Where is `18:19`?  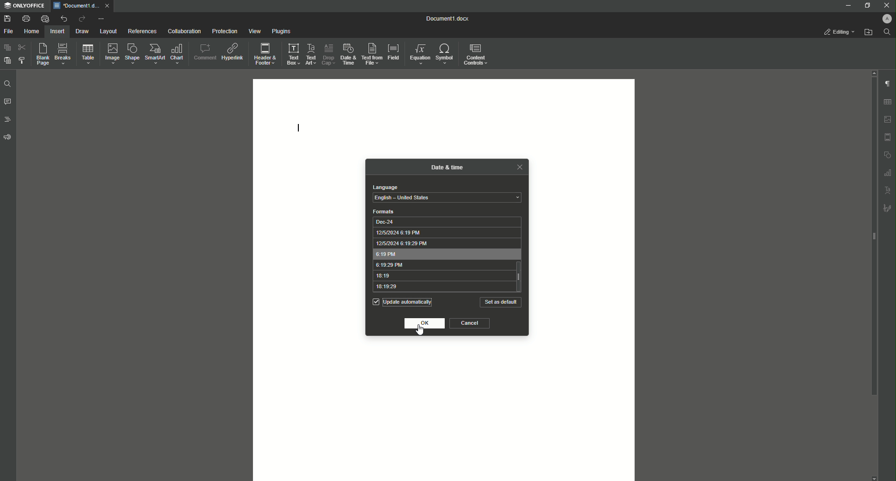
18:19 is located at coordinates (441, 276).